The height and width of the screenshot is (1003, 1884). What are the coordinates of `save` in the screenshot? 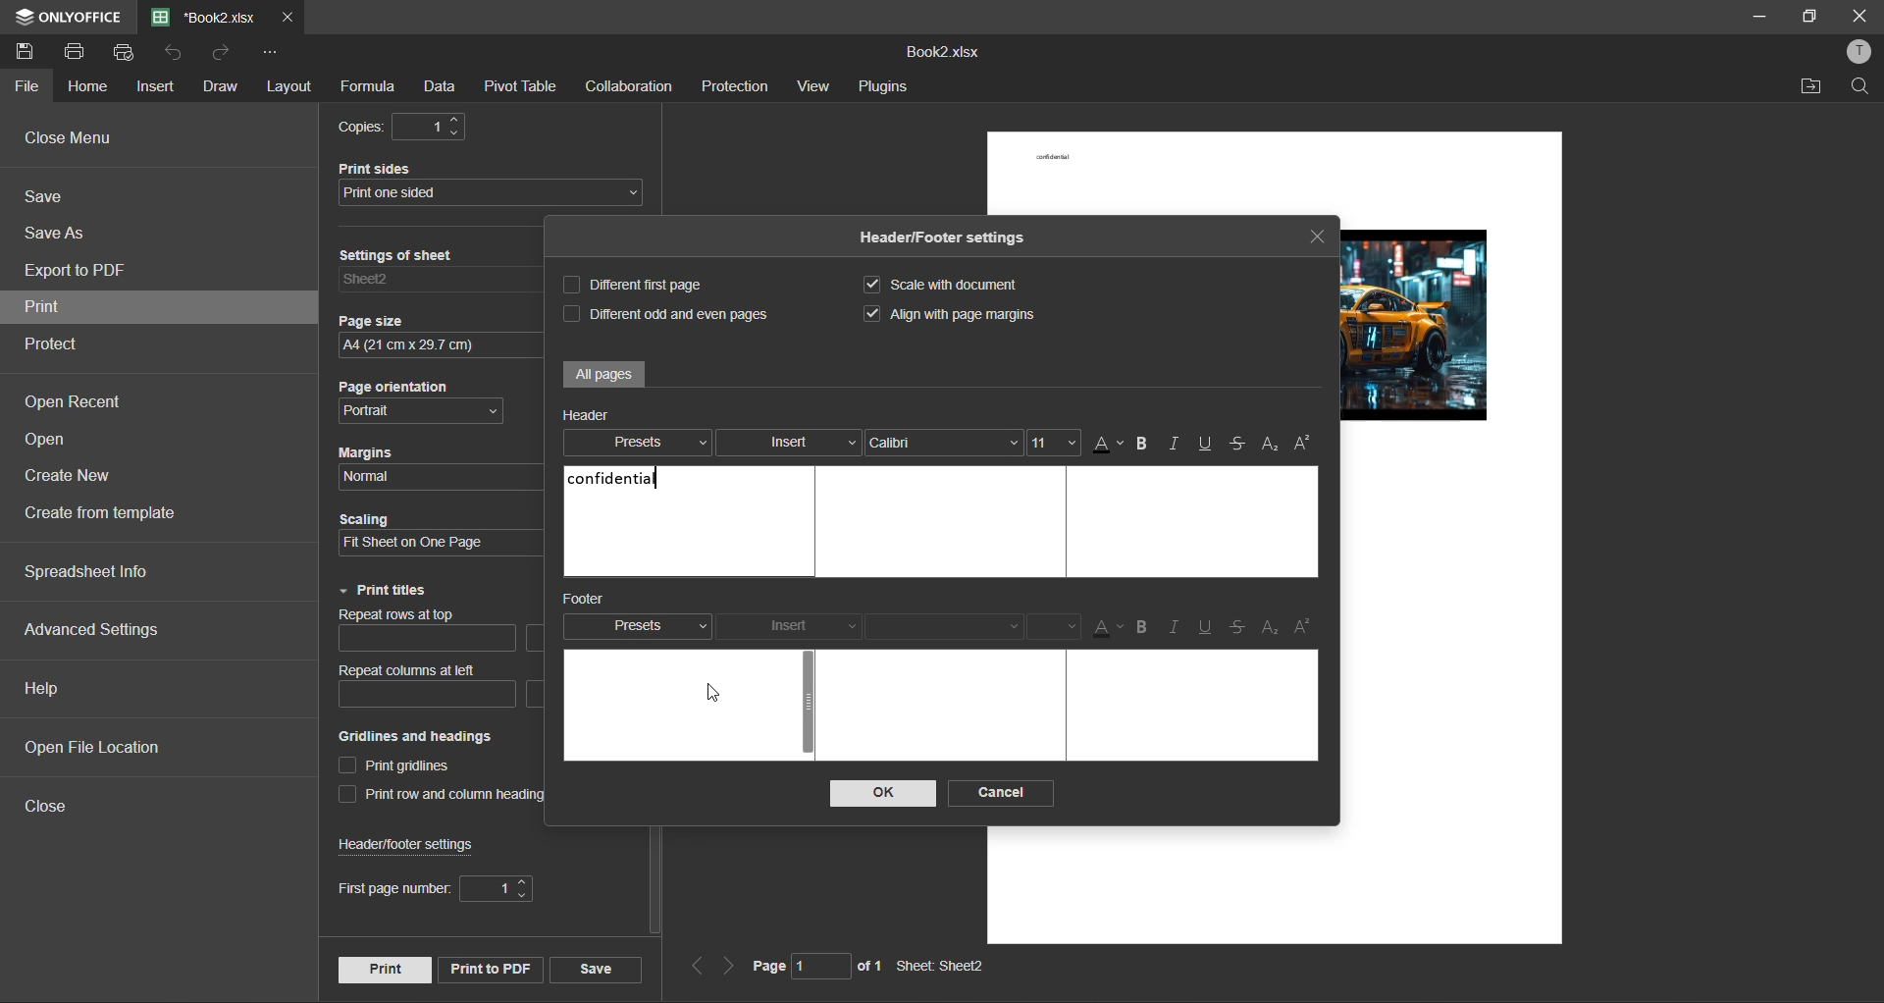 It's located at (26, 52).